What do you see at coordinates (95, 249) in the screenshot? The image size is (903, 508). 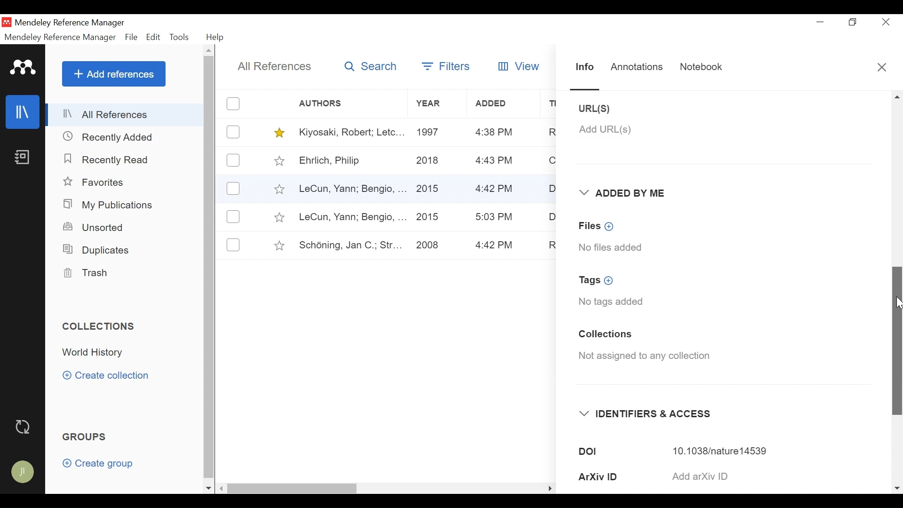 I see `Duplicates` at bounding box center [95, 249].